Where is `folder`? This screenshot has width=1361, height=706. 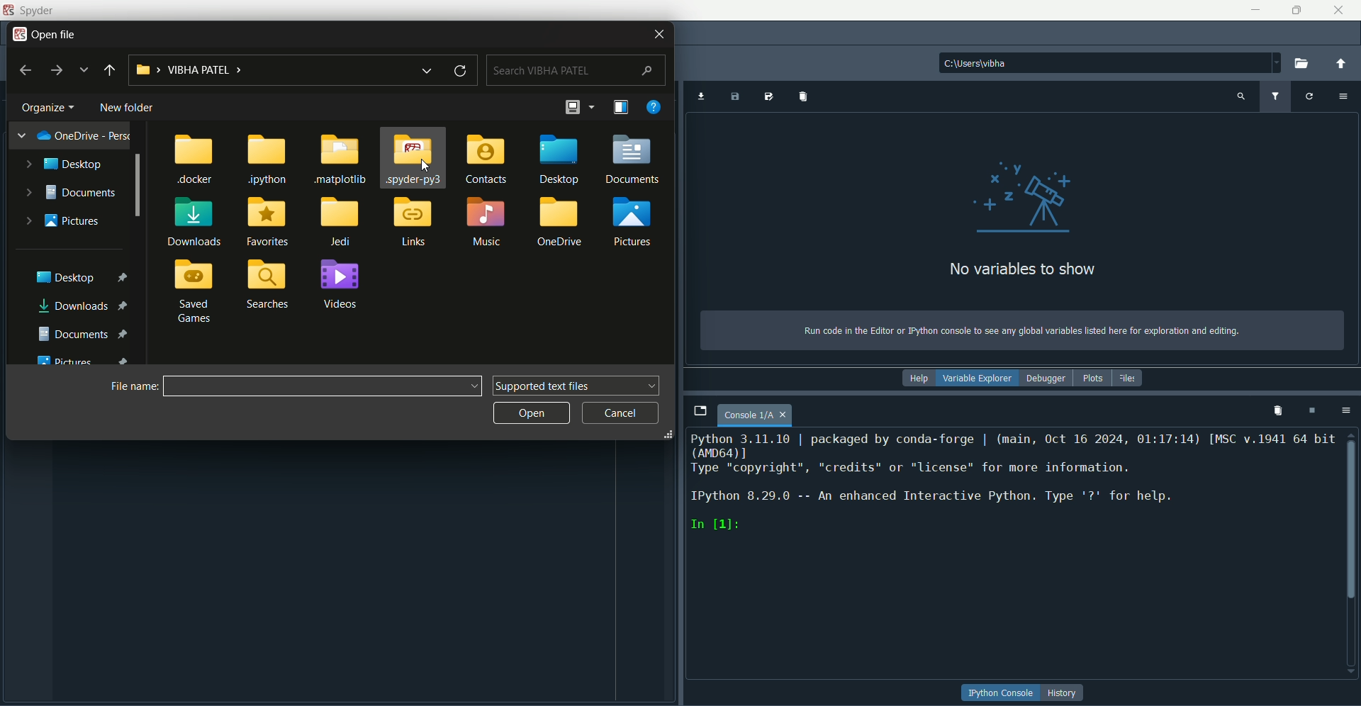 folder is located at coordinates (269, 284).